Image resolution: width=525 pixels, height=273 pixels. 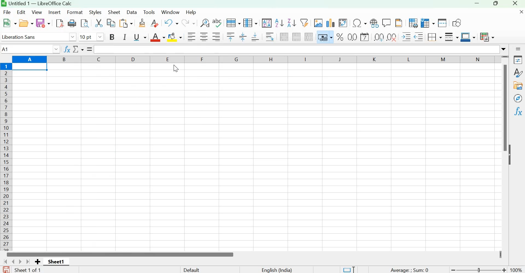 I want to click on Edit, so click(x=22, y=12).